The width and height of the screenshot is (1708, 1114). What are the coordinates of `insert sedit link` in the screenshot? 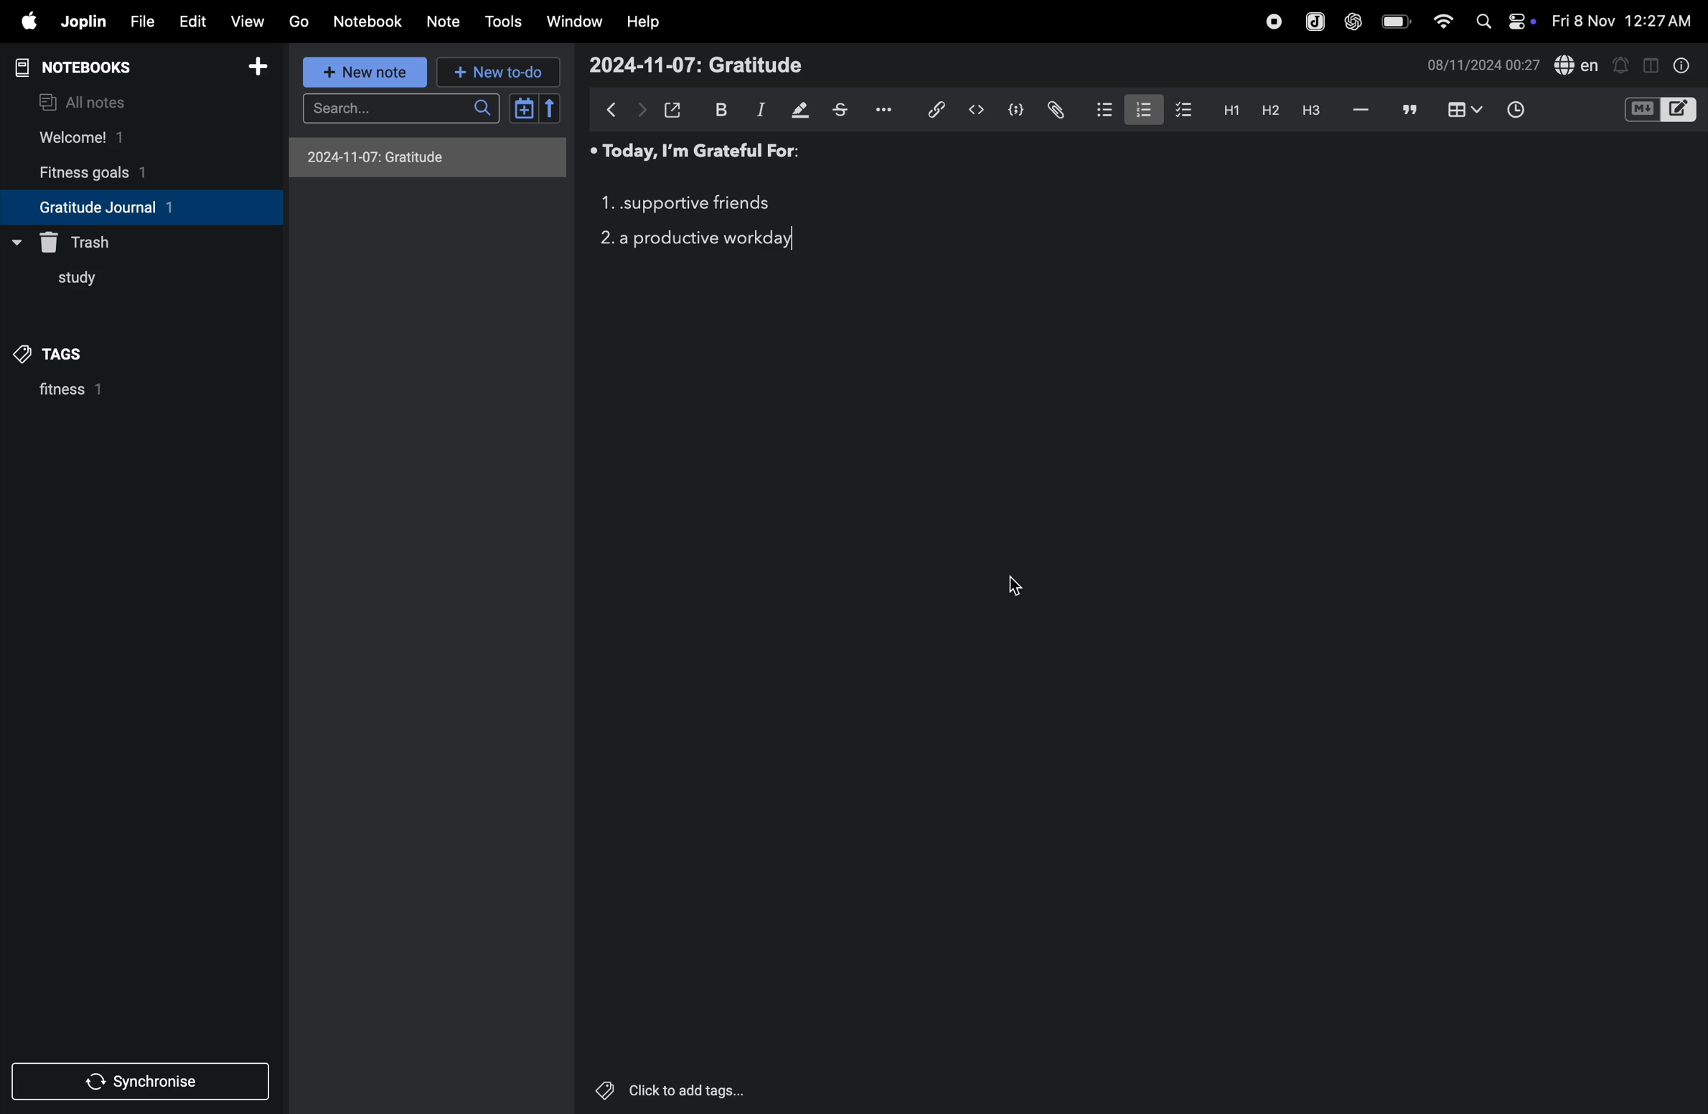 It's located at (937, 110).